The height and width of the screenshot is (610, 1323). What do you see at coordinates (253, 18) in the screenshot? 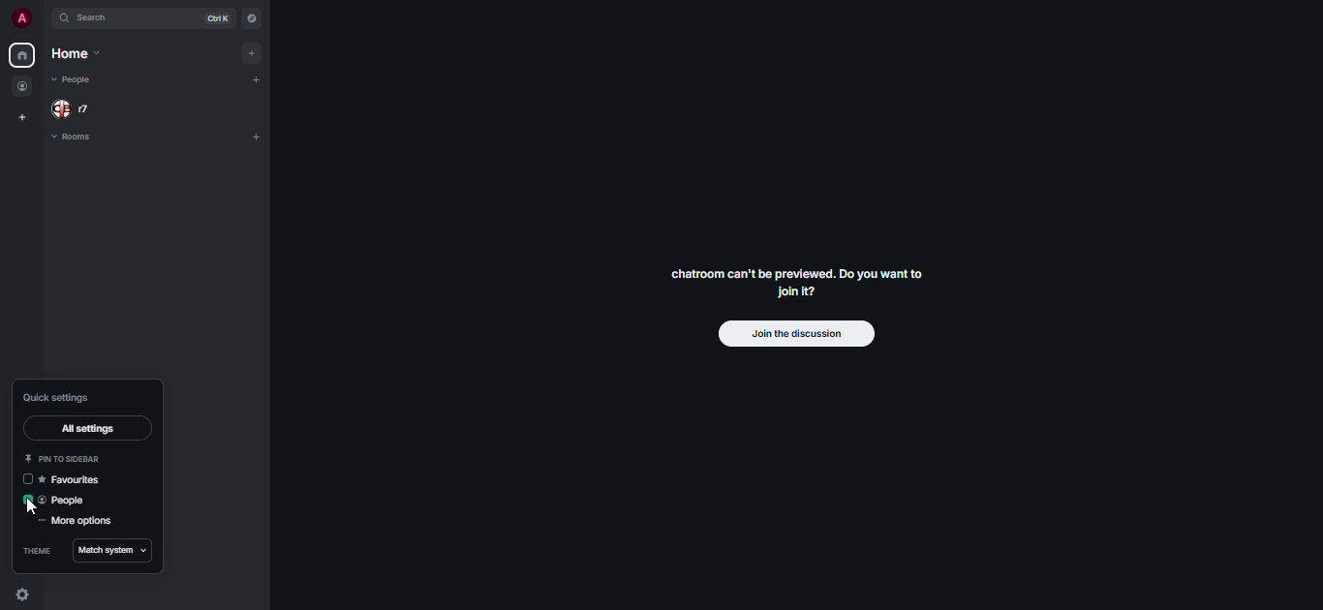
I see `navigator` at bounding box center [253, 18].